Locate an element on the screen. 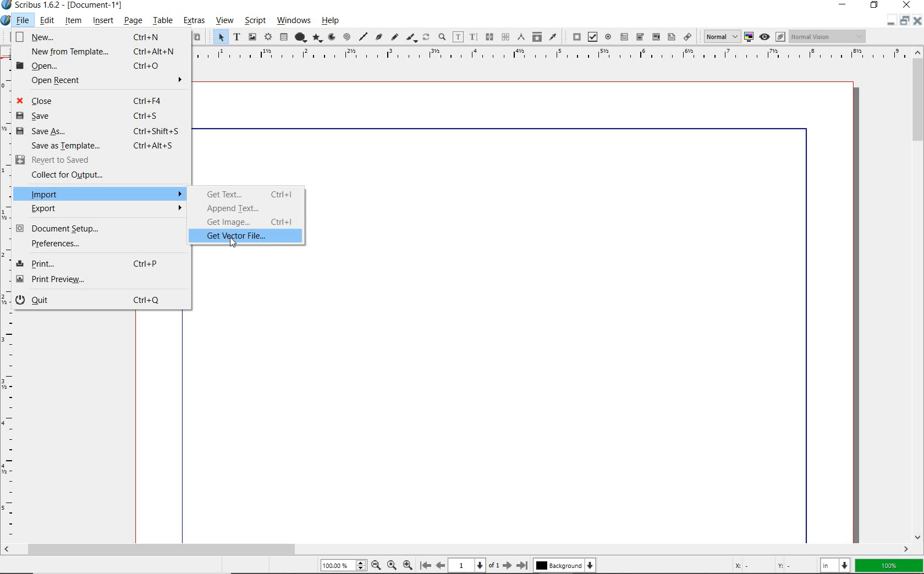  Preferences... is located at coordinates (100, 244).